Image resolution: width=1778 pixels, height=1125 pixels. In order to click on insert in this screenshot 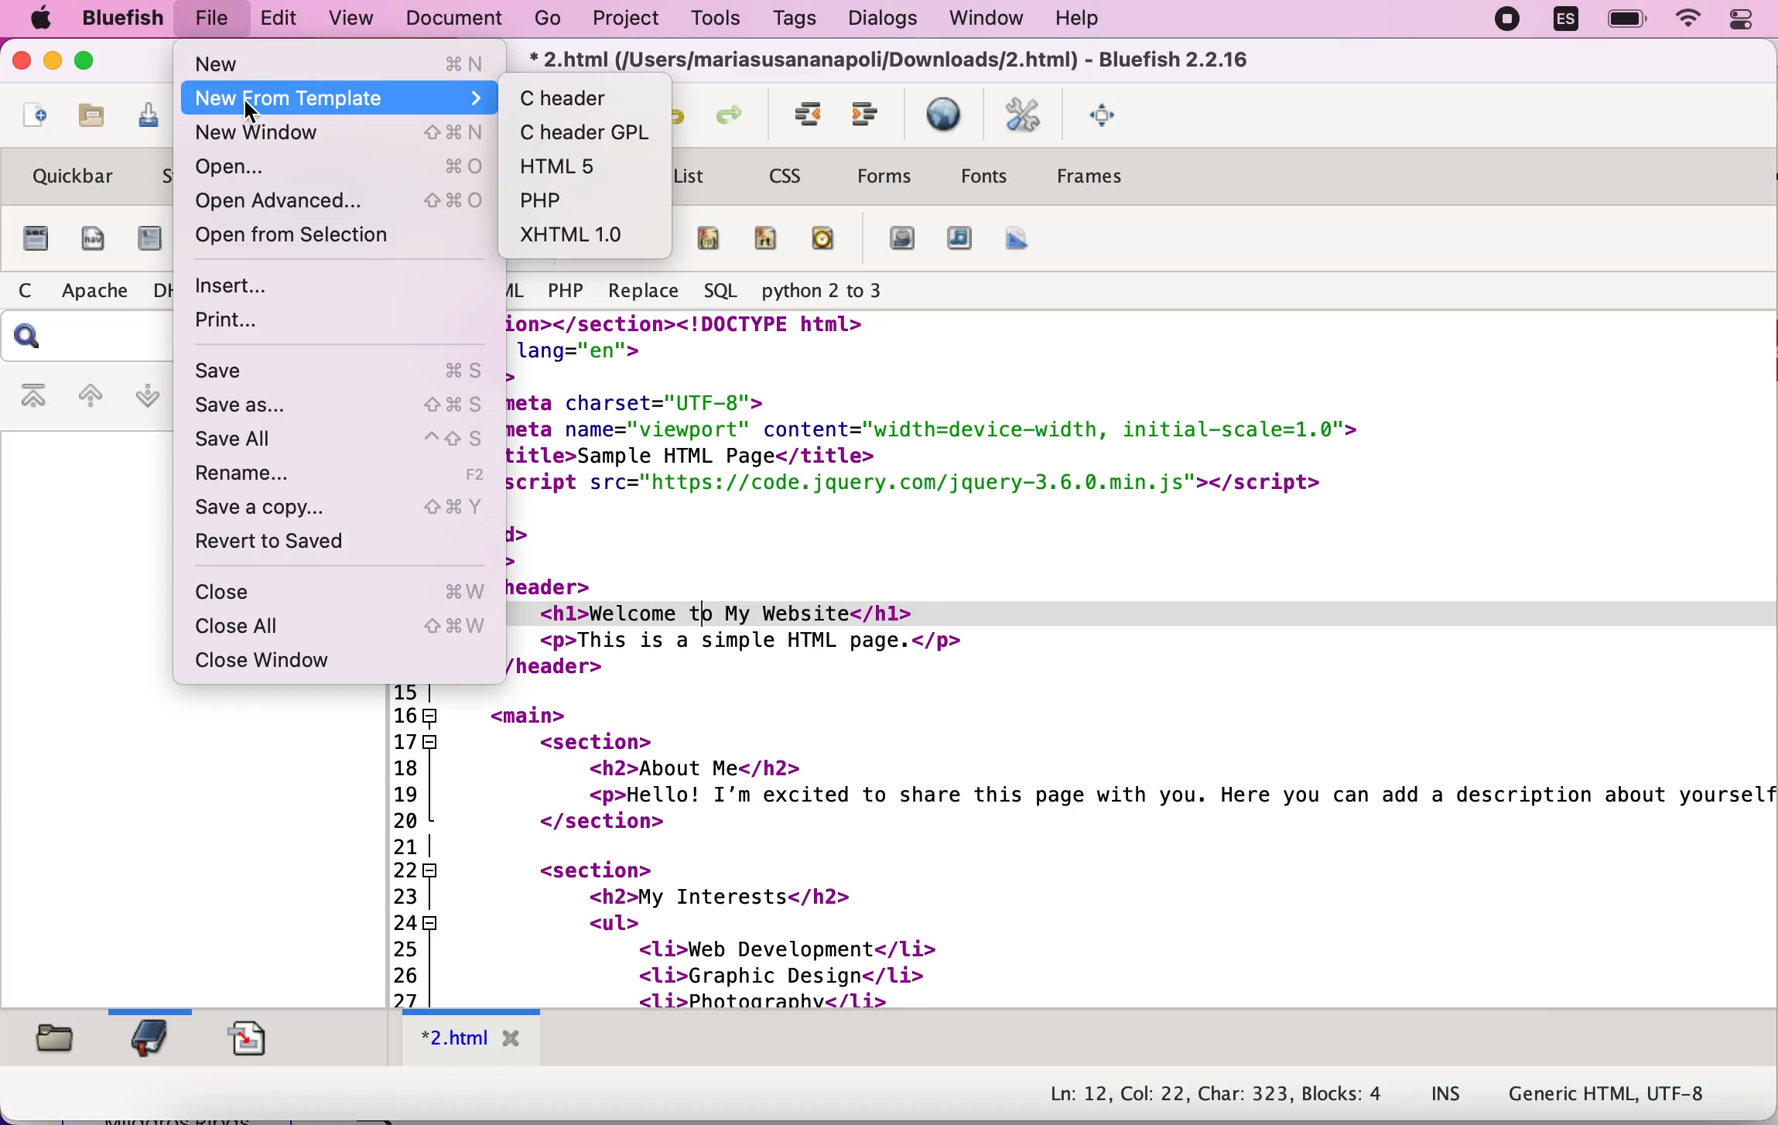, I will do `click(313, 286)`.